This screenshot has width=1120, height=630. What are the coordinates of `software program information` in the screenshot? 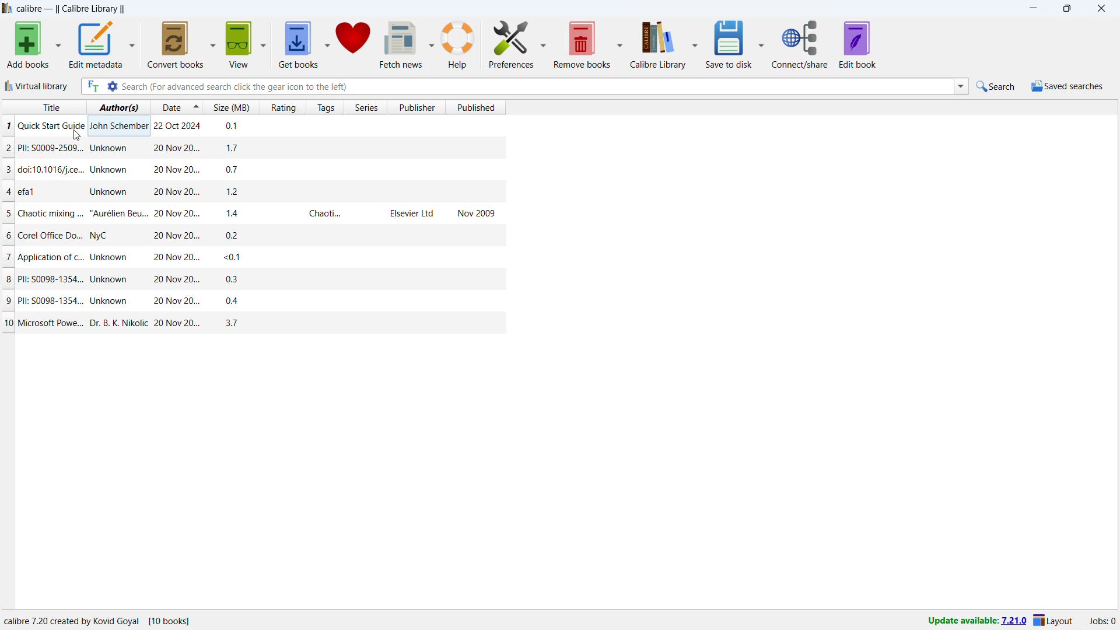 It's located at (100, 621).